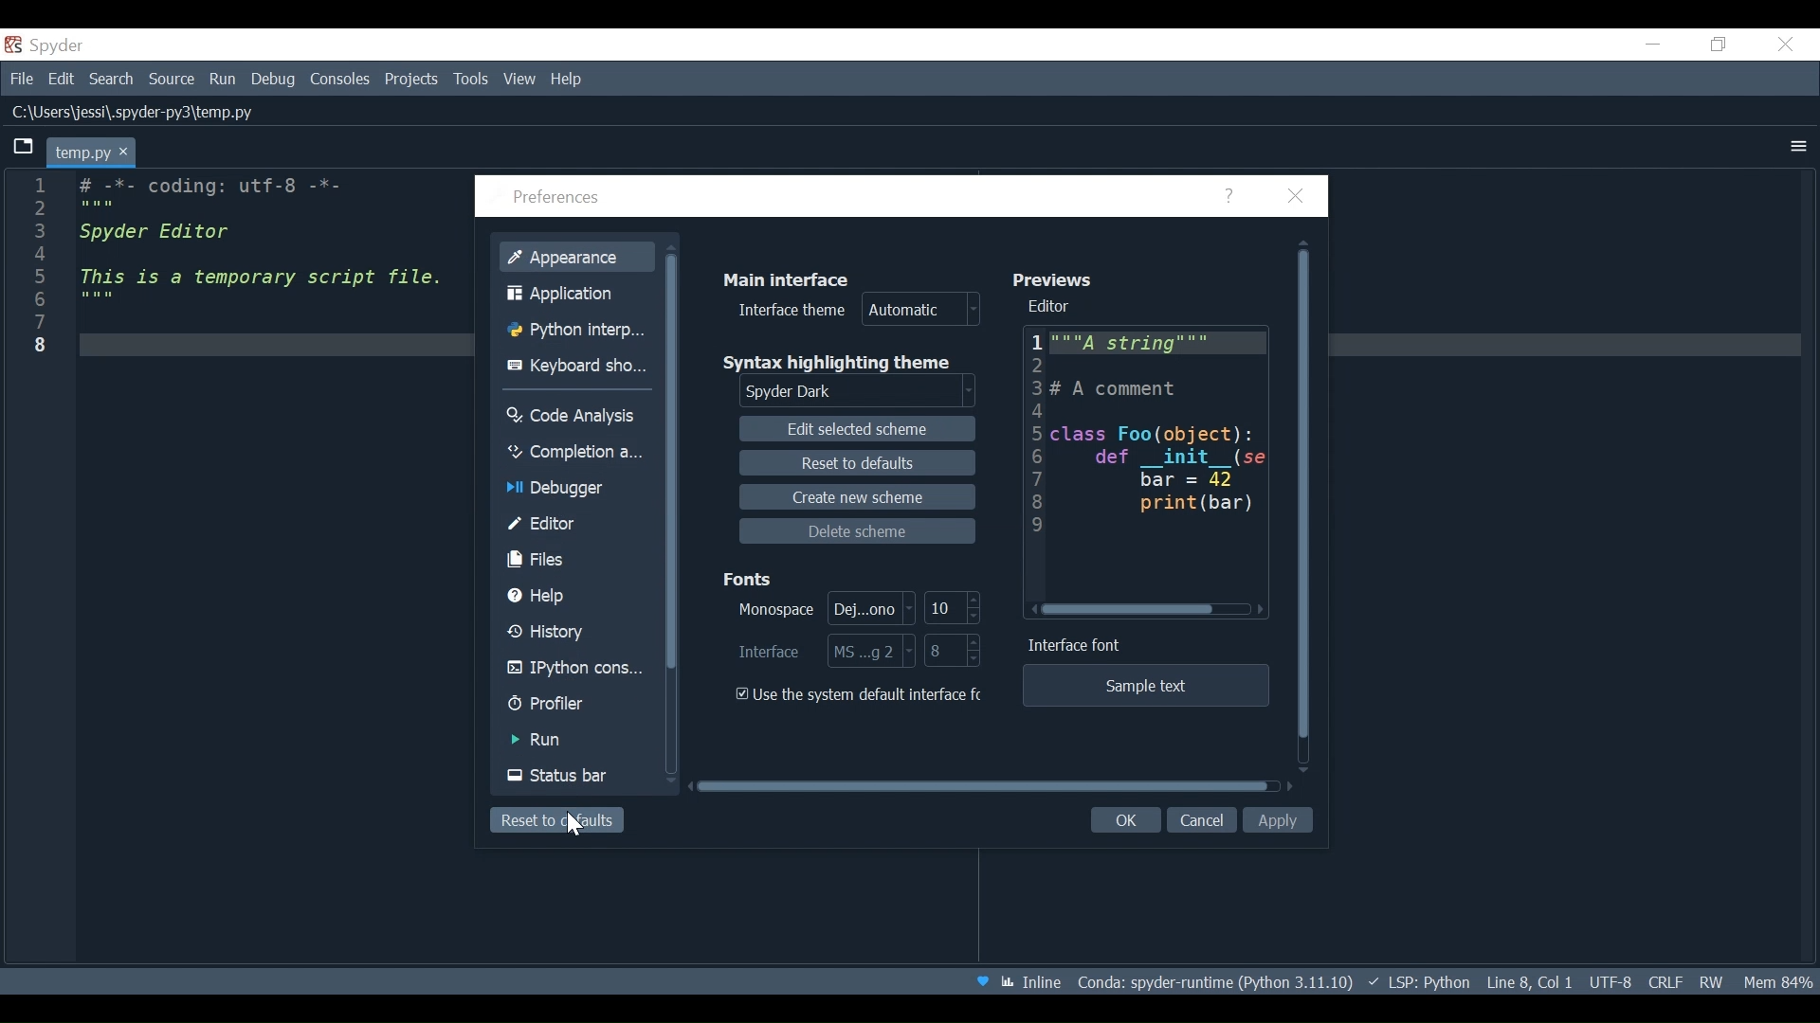 Image resolution: width=1820 pixels, height=1023 pixels. Describe the element at coordinates (577, 825) in the screenshot. I see `Cursor` at that location.